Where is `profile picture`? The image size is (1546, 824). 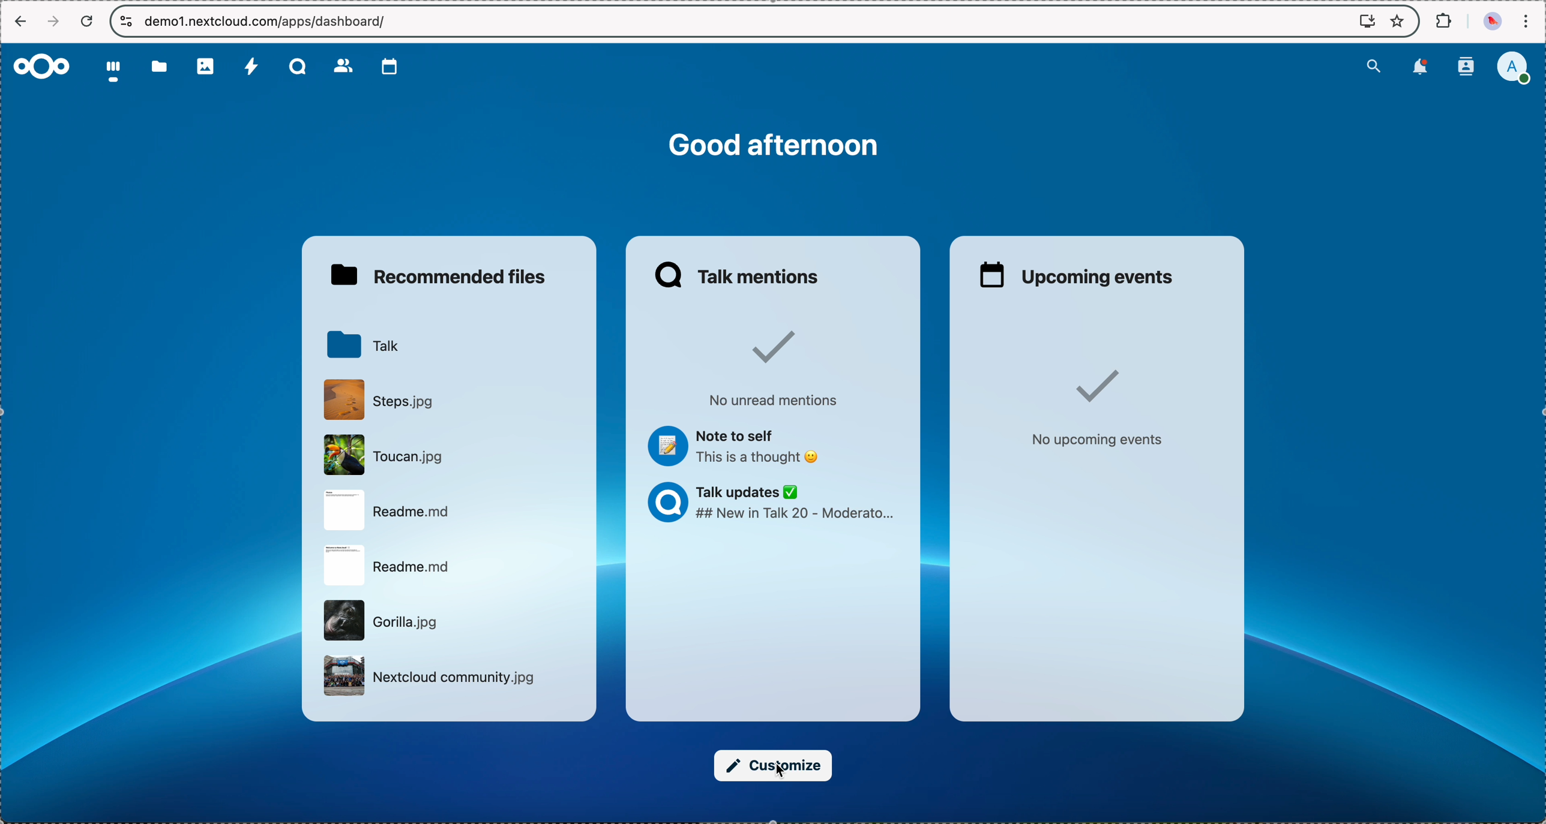
profile picture is located at coordinates (1491, 23).